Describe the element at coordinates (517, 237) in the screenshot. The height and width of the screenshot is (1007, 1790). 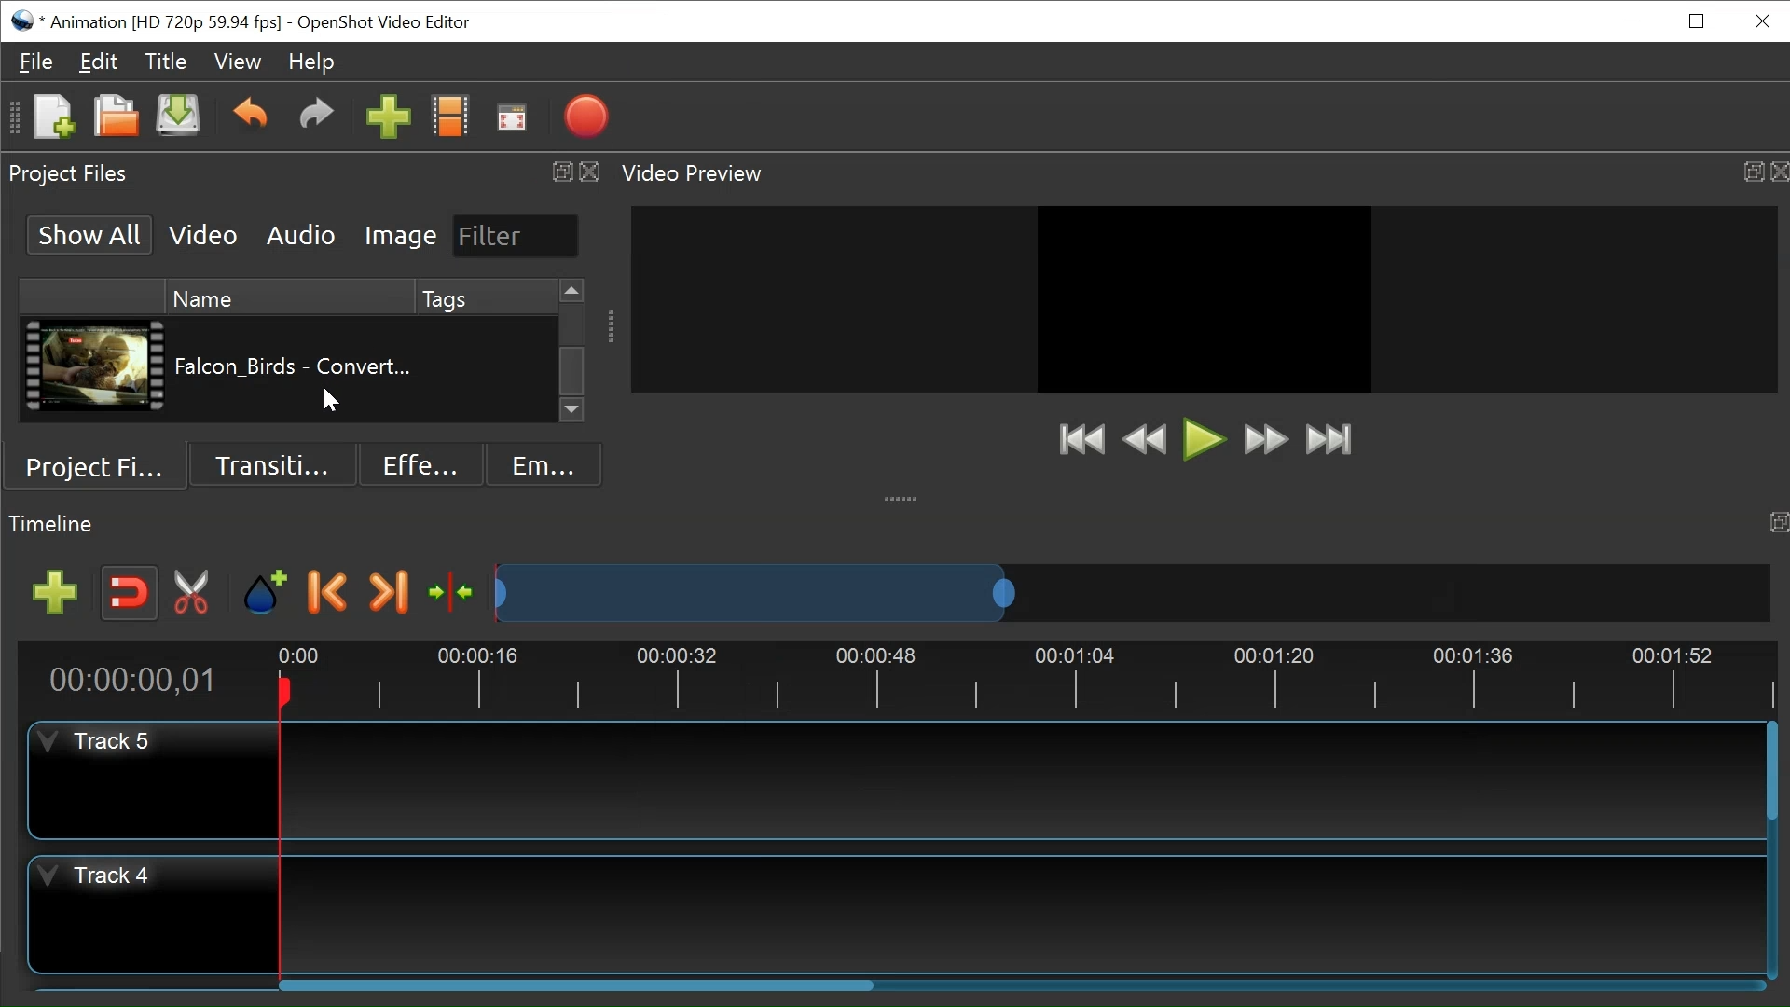
I see `Filter` at that location.